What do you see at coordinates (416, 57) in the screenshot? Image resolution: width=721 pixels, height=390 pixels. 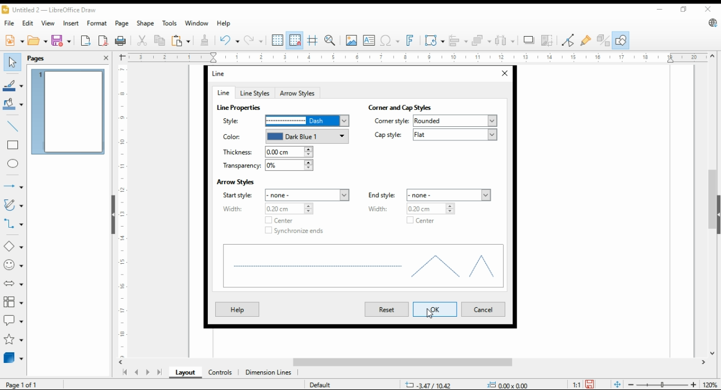 I see `horizontal scale` at bounding box center [416, 57].